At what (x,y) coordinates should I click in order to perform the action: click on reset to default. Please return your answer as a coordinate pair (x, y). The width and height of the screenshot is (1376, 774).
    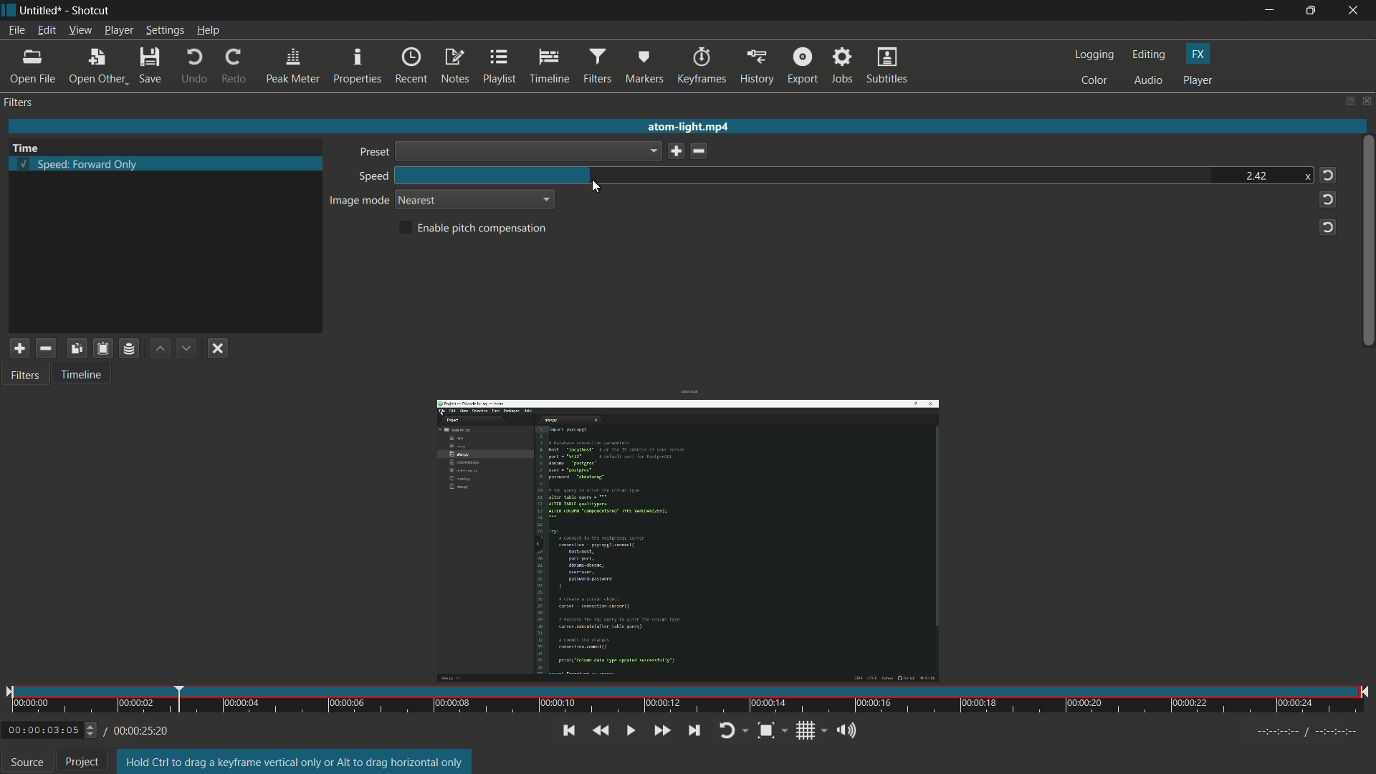
    Looking at the image, I should click on (1327, 199).